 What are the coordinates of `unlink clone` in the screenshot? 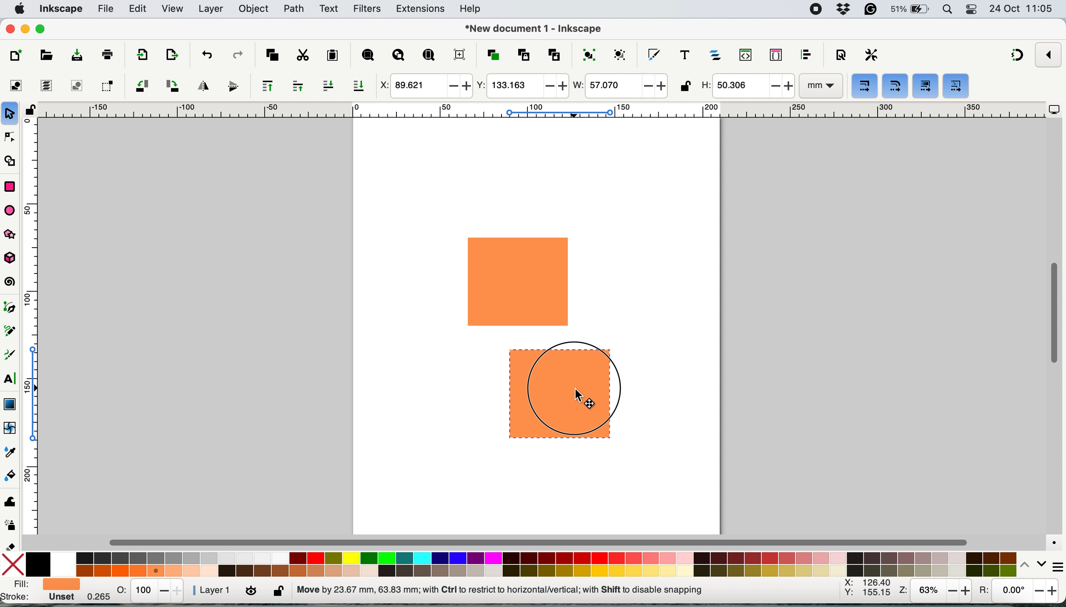 It's located at (554, 54).